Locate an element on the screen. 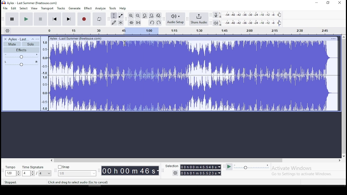 This screenshot has width=347, height=195. record is located at coordinates (85, 19).